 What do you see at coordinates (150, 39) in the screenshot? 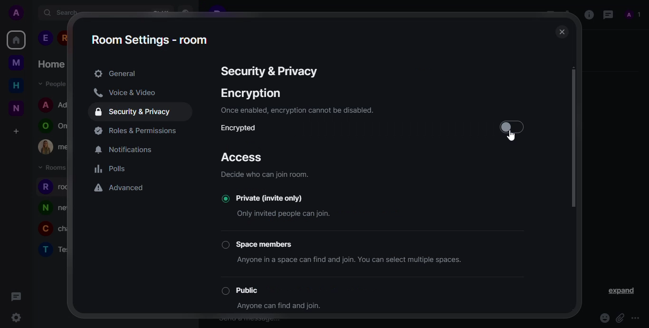
I see `room settings` at bounding box center [150, 39].